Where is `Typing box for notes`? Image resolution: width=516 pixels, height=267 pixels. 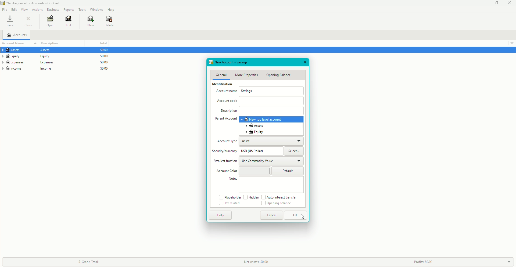 Typing box for notes is located at coordinates (271, 185).